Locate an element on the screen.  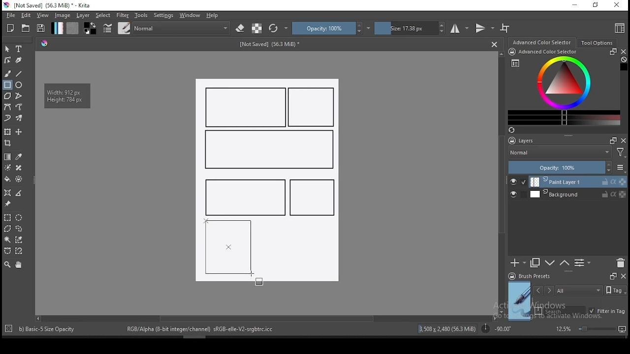
crop tool is located at coordinates (9, 144).